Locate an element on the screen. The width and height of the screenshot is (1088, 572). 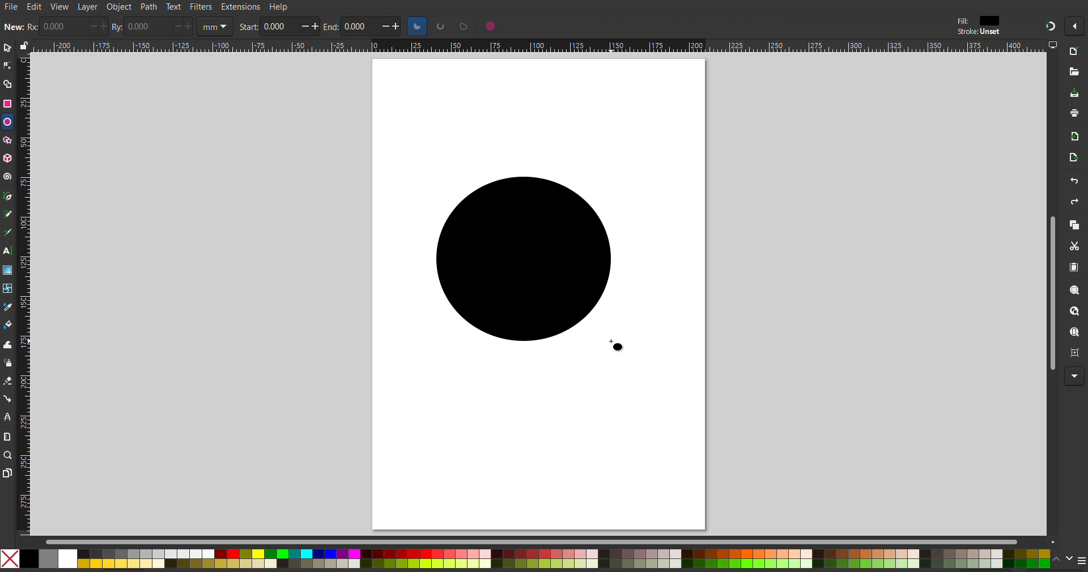
Open is located at coordinates (1072, 72).